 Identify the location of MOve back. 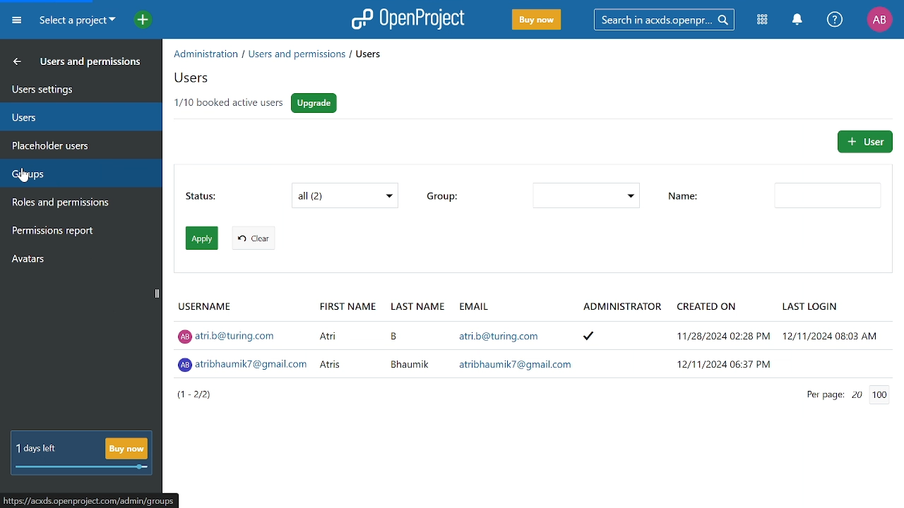
(14, 61).